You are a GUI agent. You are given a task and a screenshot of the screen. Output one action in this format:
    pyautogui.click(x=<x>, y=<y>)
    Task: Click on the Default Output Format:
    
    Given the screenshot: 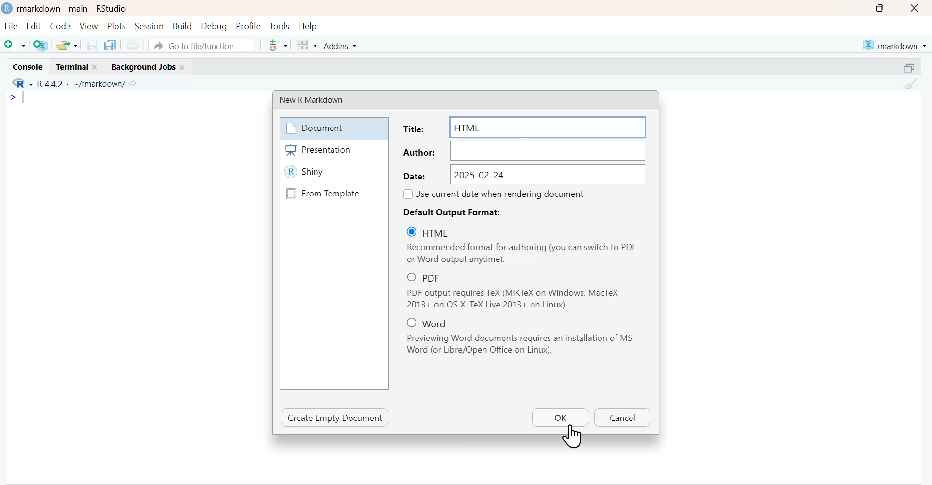 What is the action you would take?
    pyautogui.click(x=456, y=212)
    